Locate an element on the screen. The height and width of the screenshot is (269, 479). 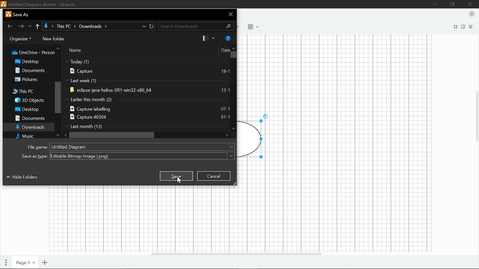
This PC is located at coordinates (26, 91).